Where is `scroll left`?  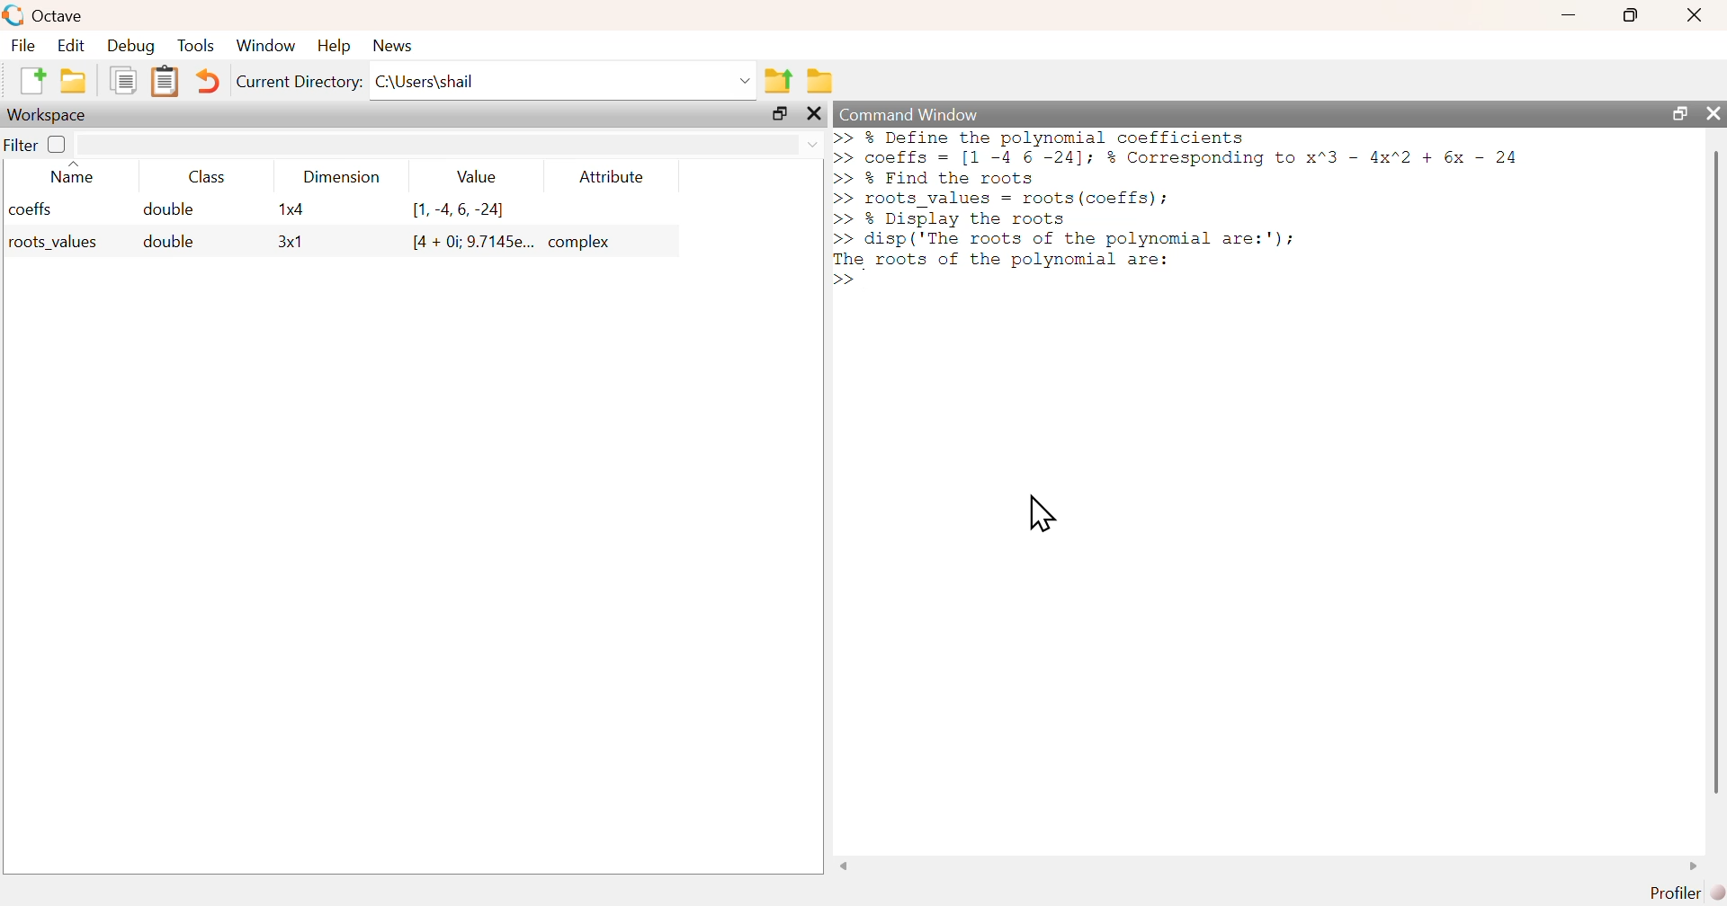
scroll left is located at coordinates (844, 866).